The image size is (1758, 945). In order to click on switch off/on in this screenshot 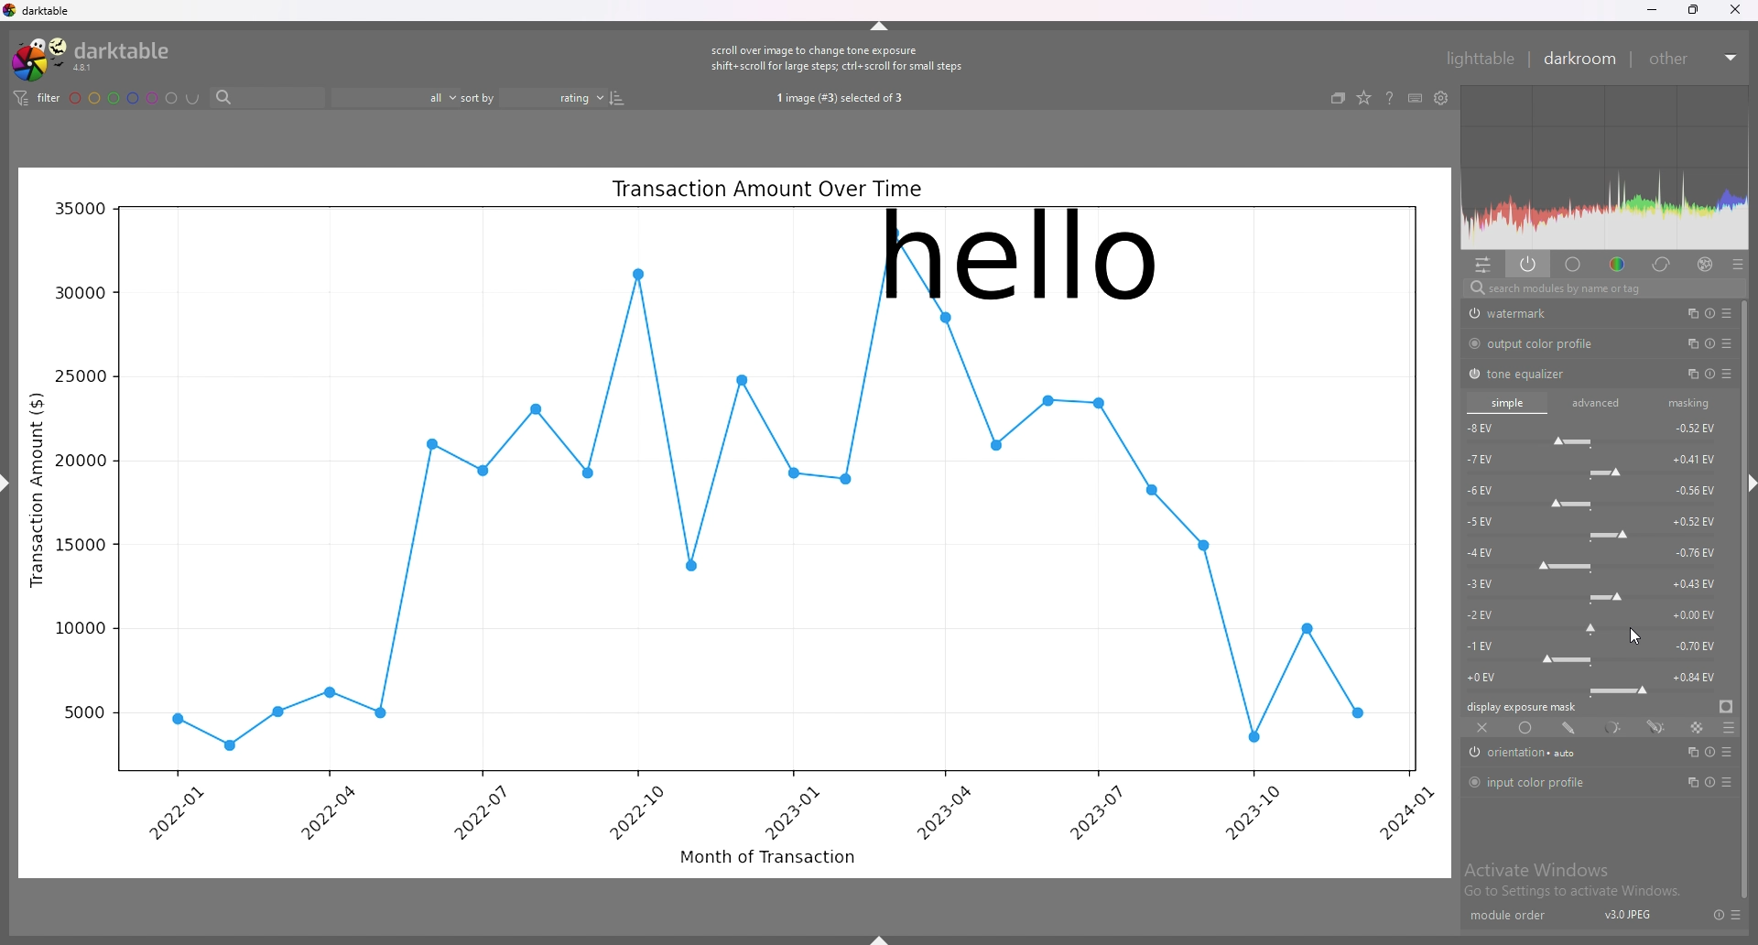, I will do `click(1473, 754)`.